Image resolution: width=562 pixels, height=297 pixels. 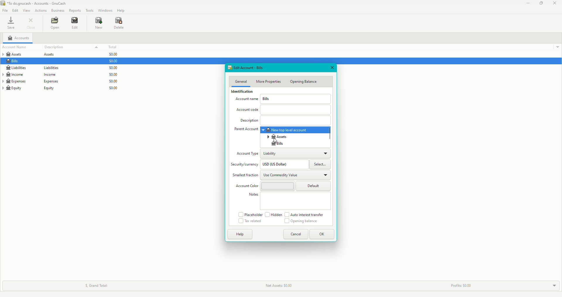 What do you see at coordinates (278, 285) in the screenshot?
I see `Net Assets` at bounding box center [278, 285].